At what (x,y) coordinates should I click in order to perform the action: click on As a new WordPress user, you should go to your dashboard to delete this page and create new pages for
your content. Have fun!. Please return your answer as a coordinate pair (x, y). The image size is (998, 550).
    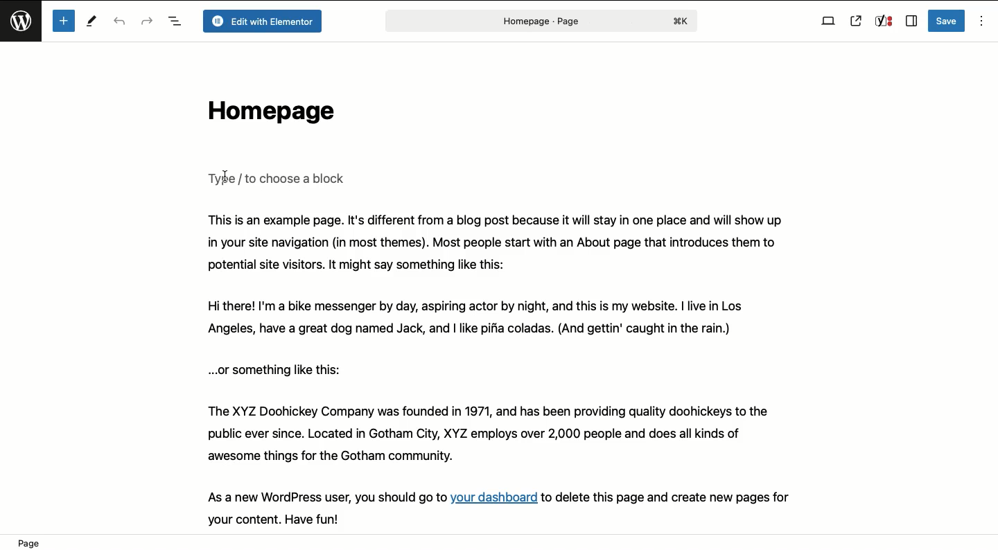
    Looking at the image, I should click on (514, 507).